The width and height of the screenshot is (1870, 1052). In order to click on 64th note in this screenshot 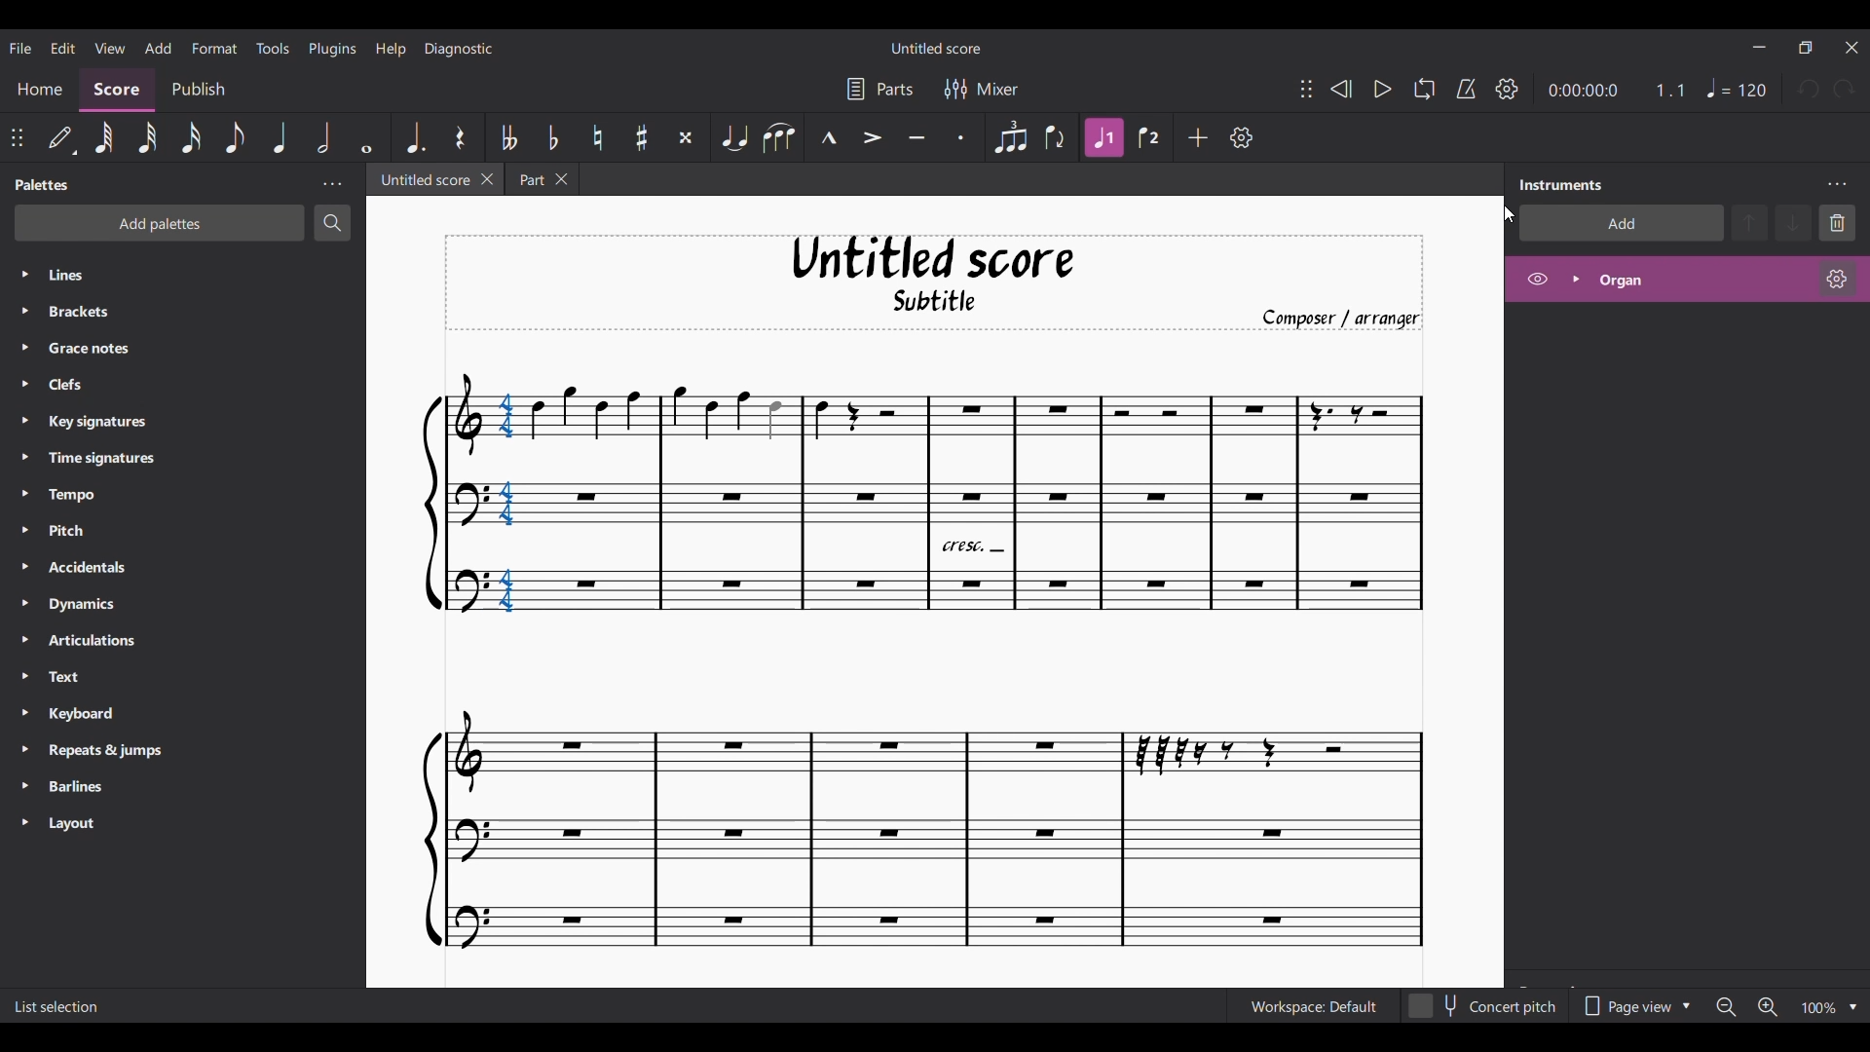, I will do `click(103, 138)`.